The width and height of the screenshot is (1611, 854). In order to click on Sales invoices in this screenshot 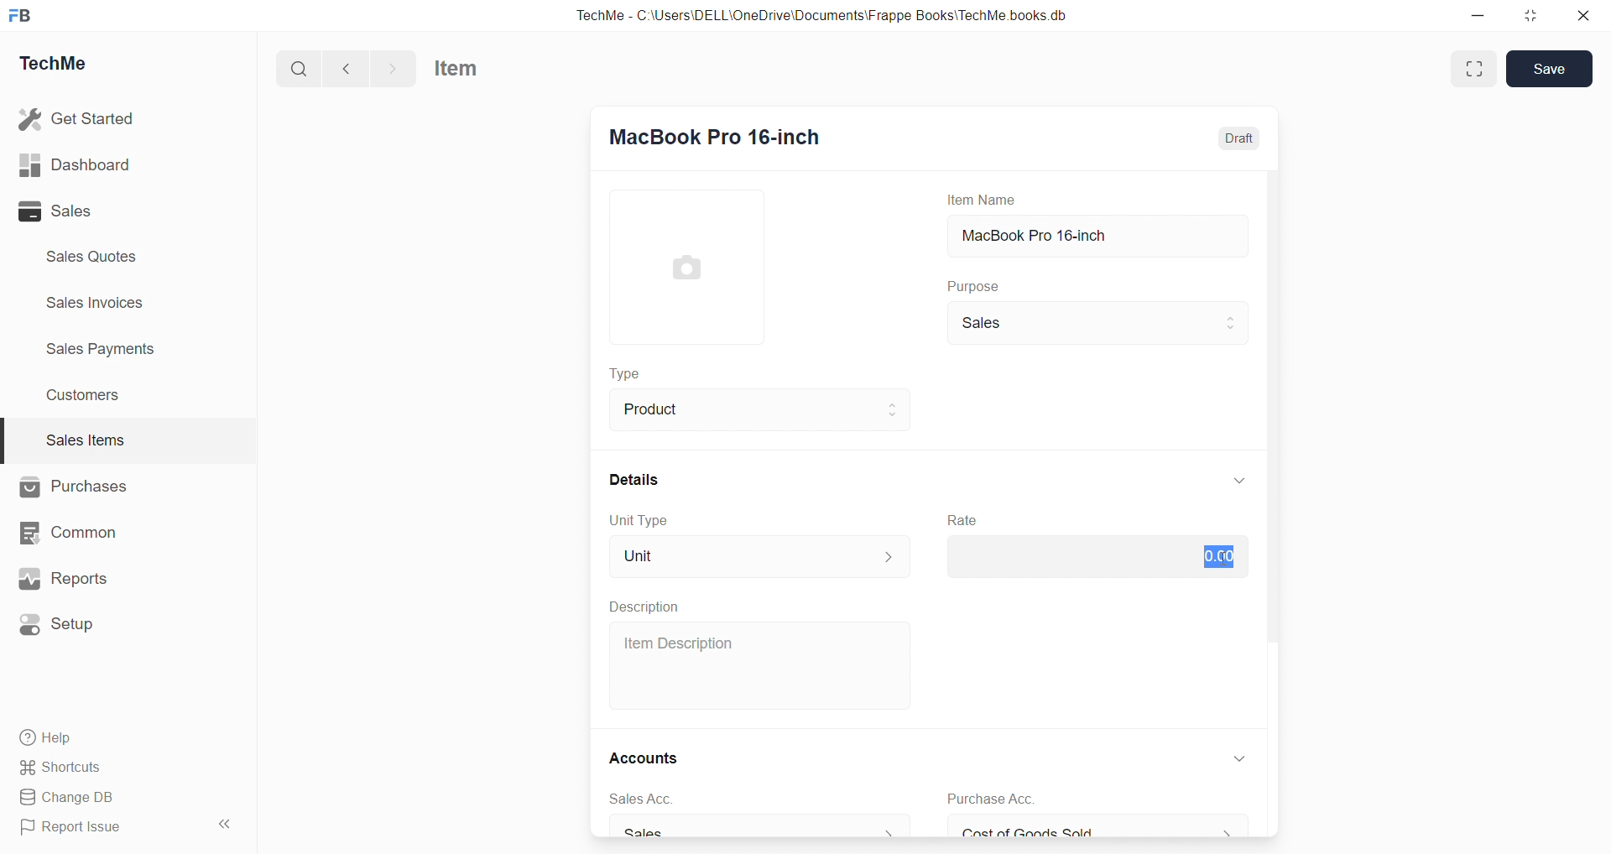, I will do `click(98, 303)`.